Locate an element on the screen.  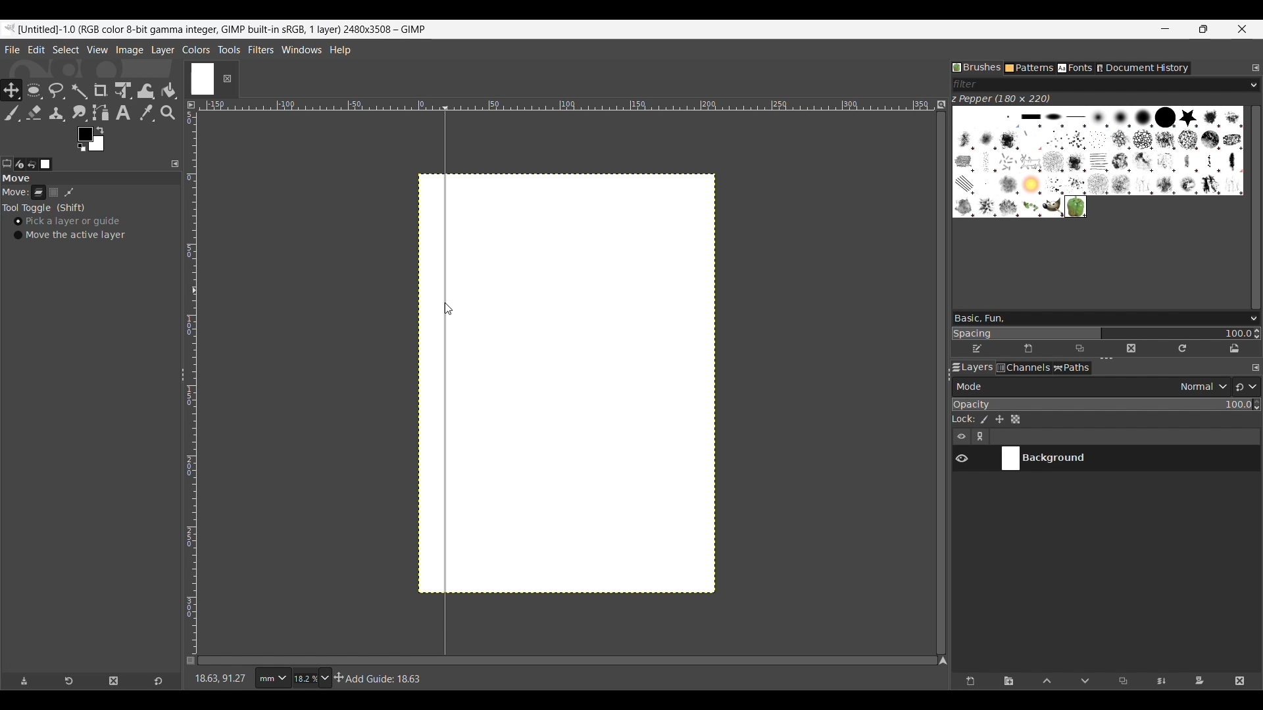
Current cursor co-ordinates is located at coordinates (220, 678).